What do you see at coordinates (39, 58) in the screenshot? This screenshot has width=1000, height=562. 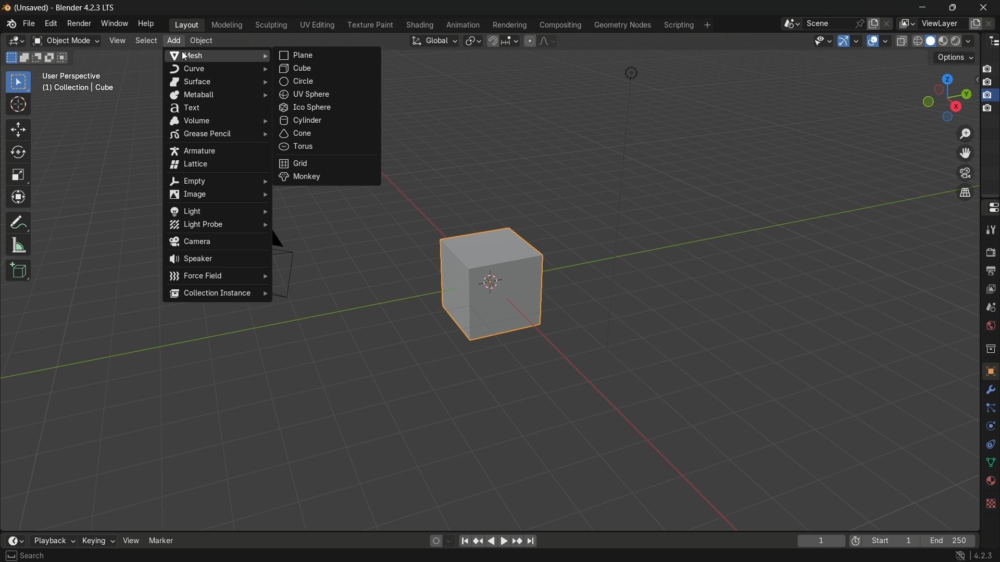 I see `subtract existing selection` at bounding box center [39, 58].